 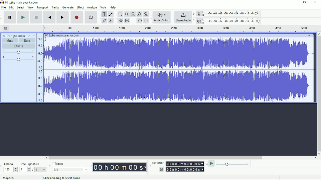 I want to click on Tracks, so click(x=55, y=7).